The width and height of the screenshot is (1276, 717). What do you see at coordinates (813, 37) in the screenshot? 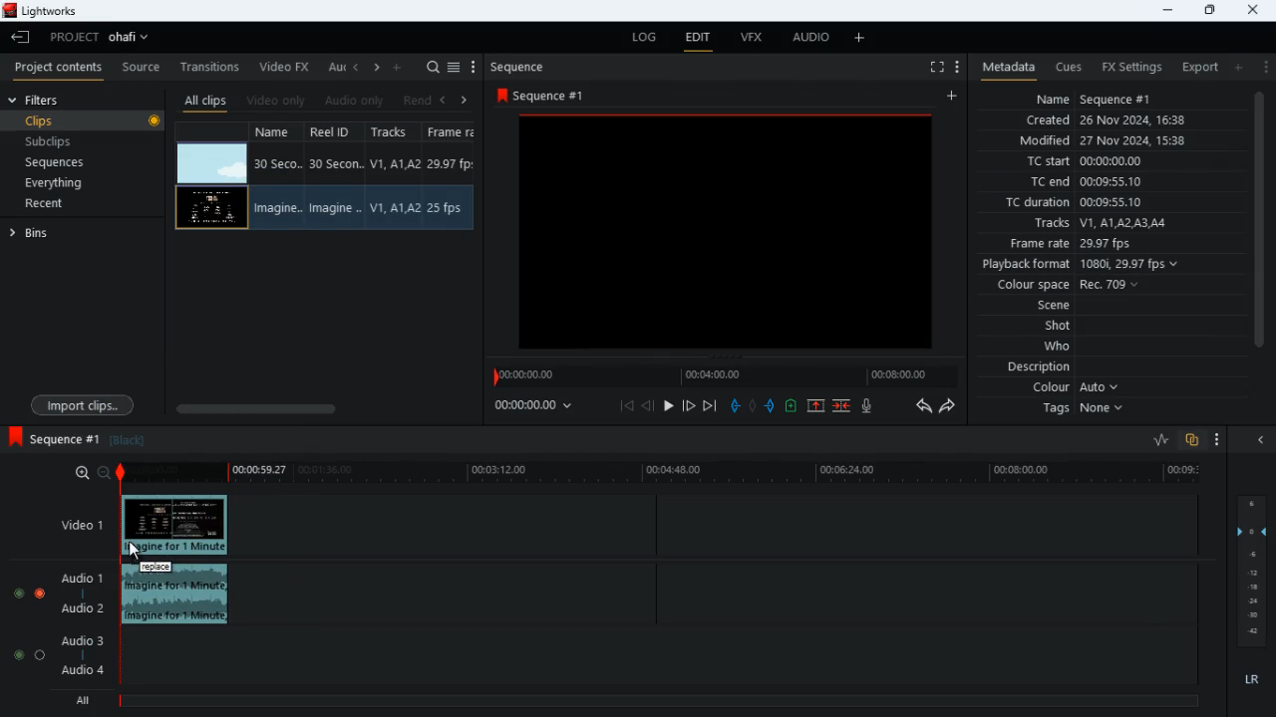
I see `audio` at bounding box center [813, 37].